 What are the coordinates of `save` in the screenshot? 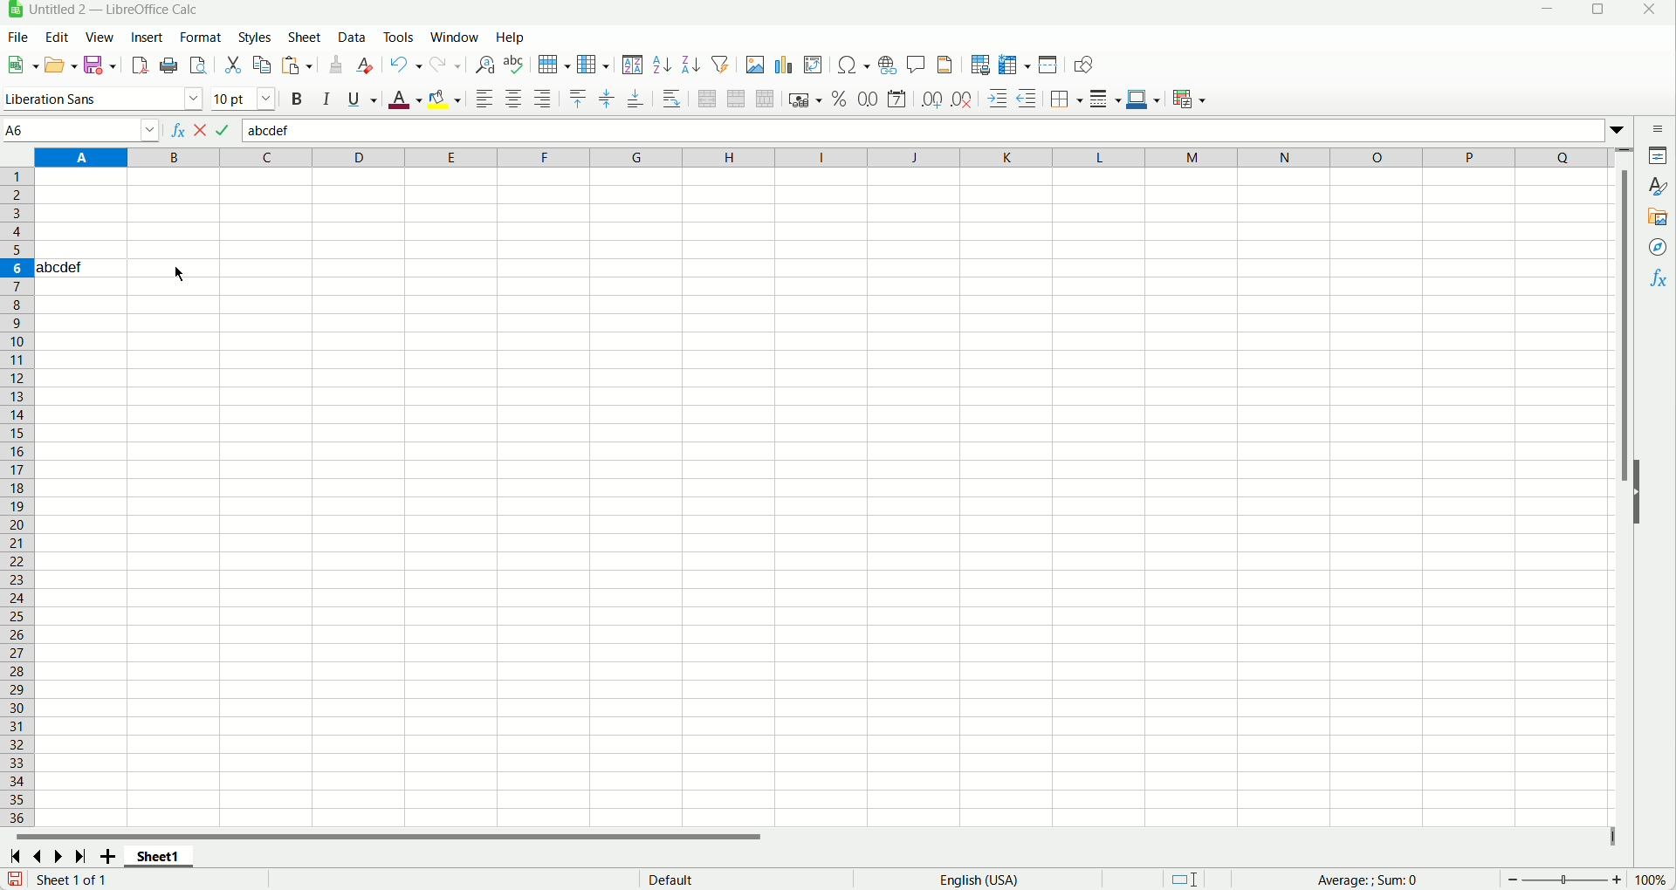 It's located at (16, 879).